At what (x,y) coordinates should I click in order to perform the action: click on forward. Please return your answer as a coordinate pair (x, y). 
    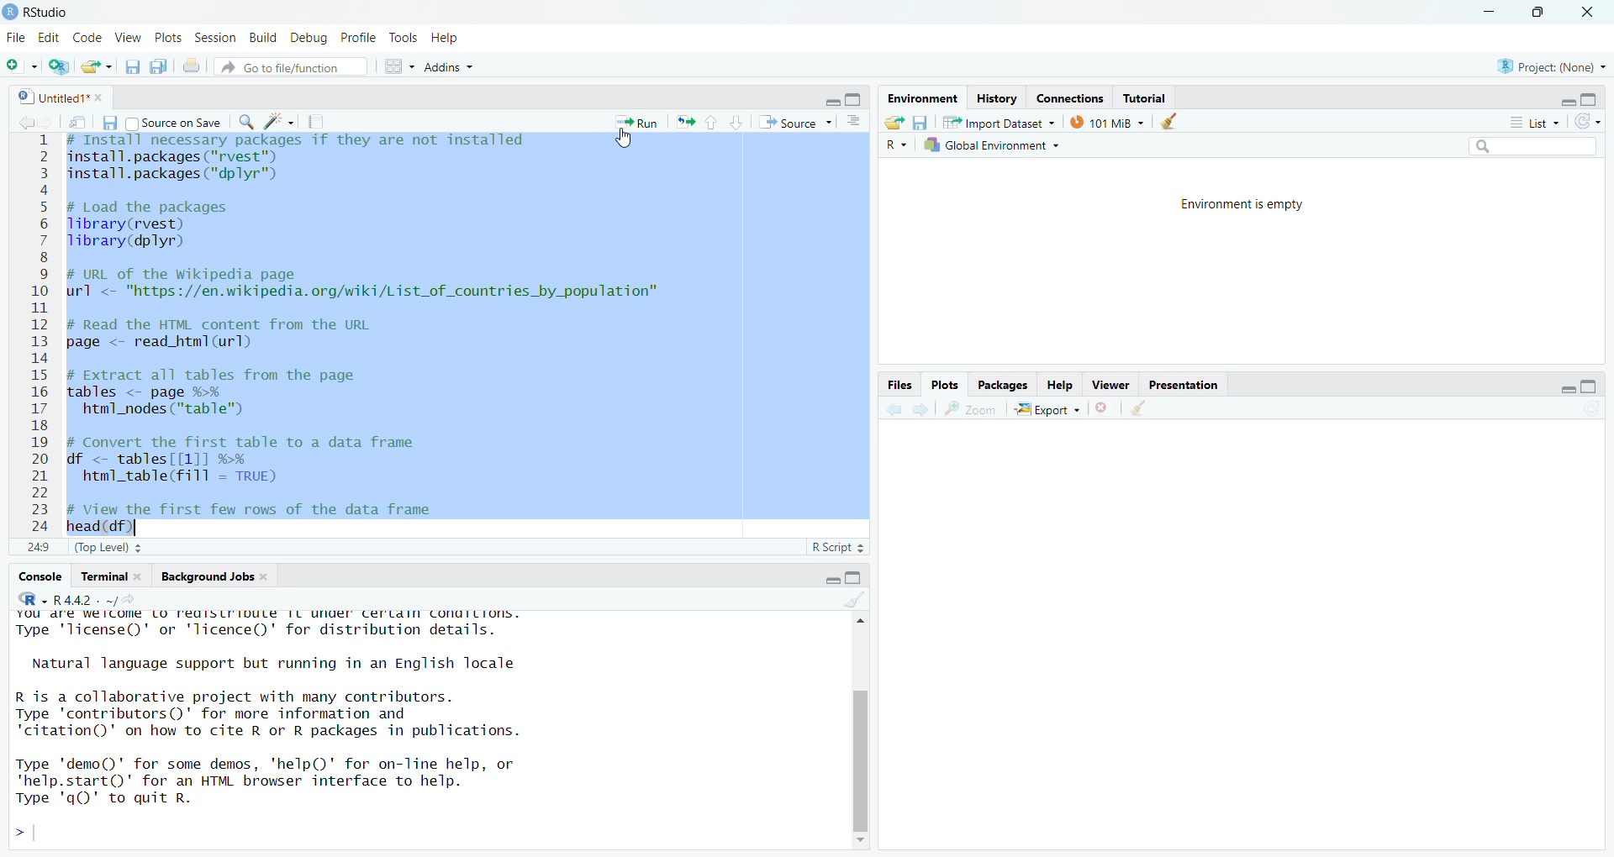
    Looking at the image, I should click on (921, 409).